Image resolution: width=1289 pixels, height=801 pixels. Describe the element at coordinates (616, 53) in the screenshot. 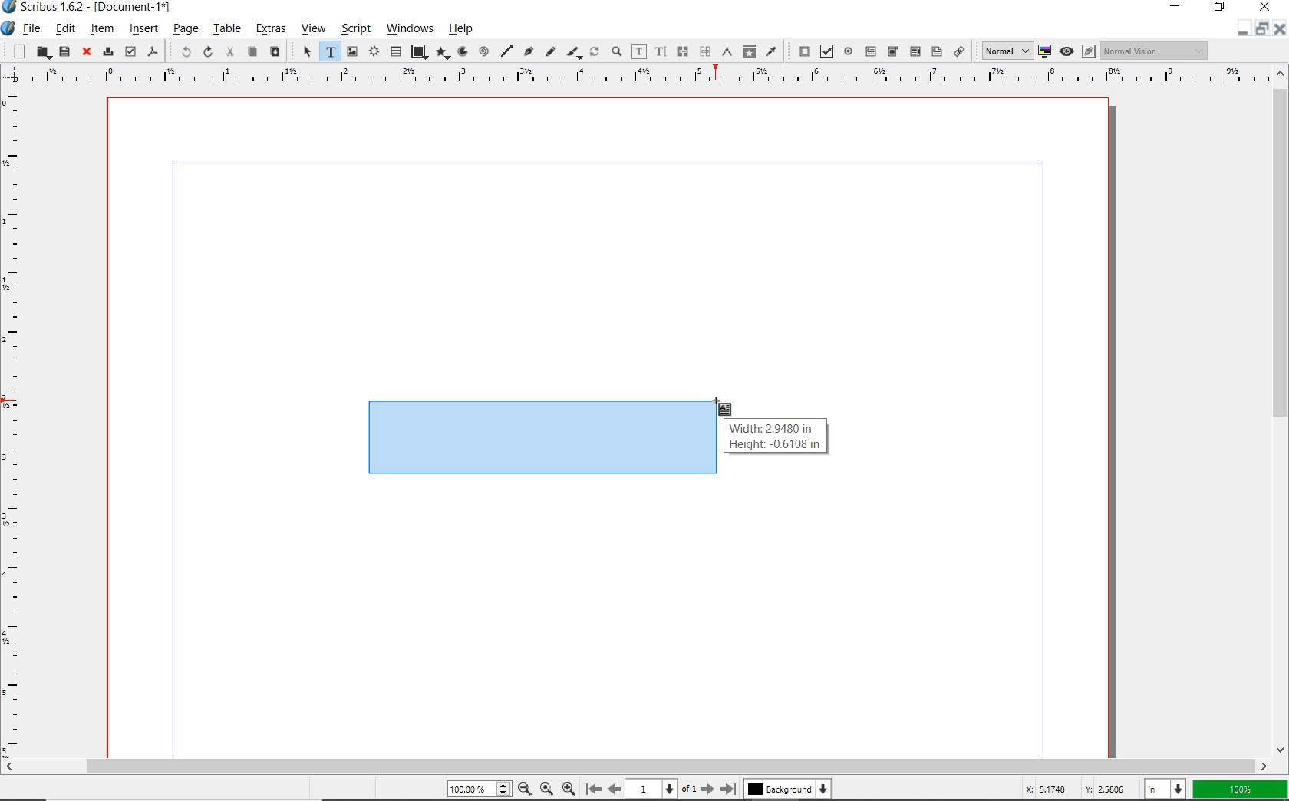

I see `zoom in or zoom out` at that location.